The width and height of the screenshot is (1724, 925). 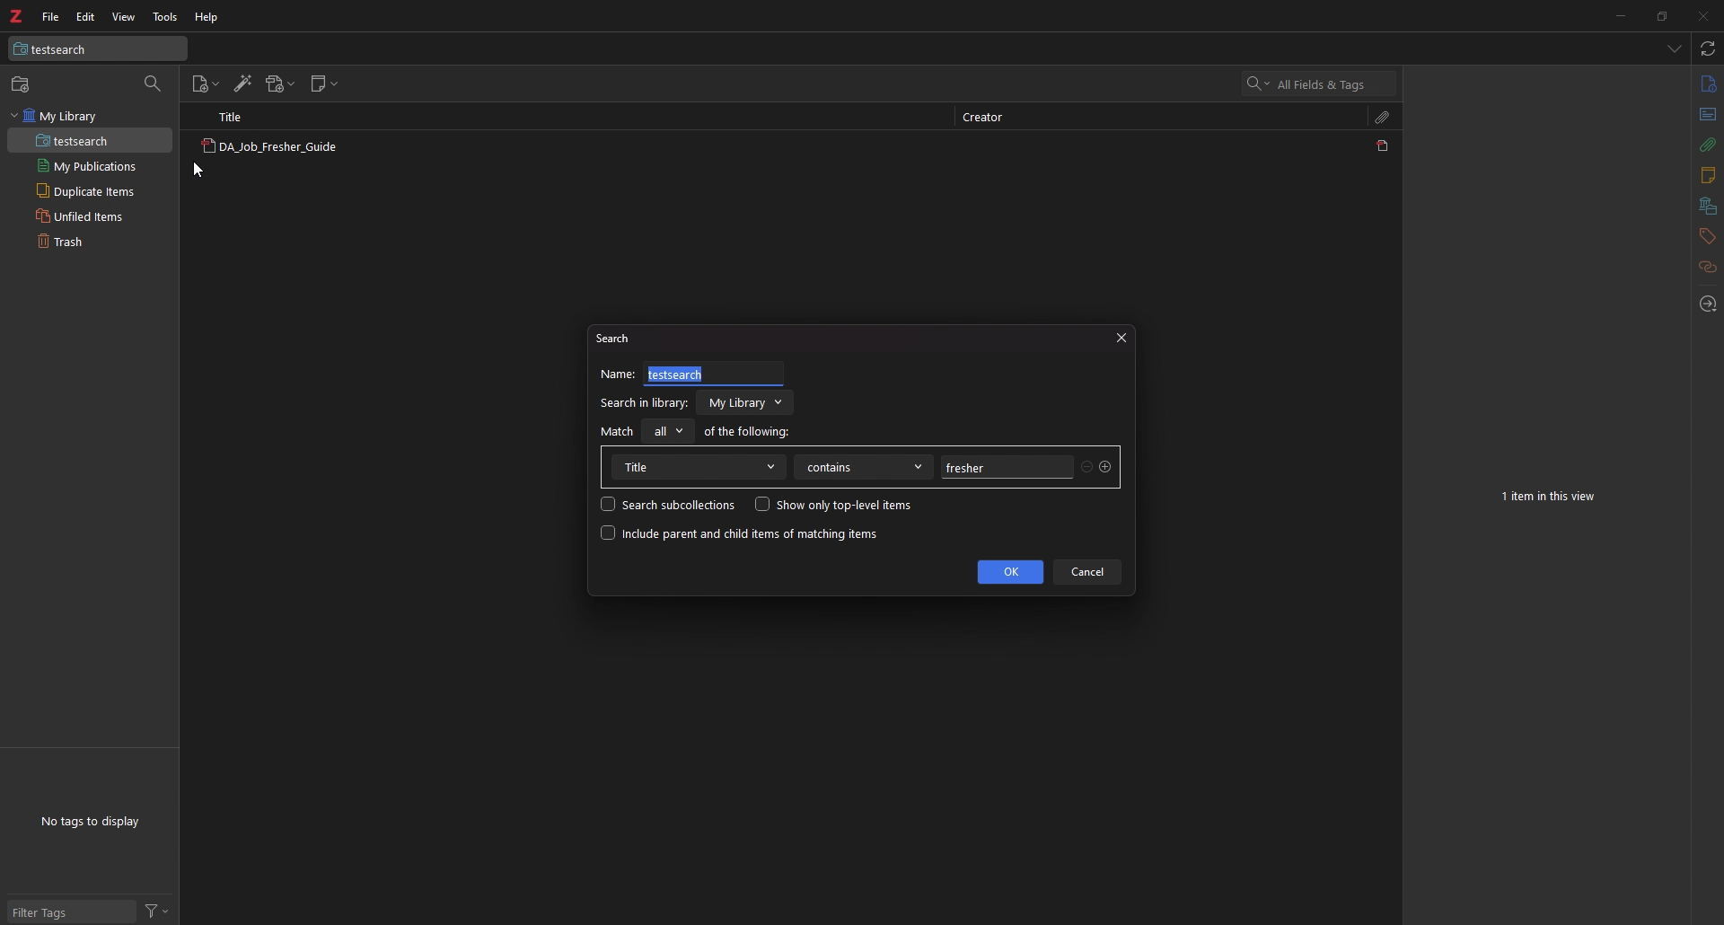 What do you see at coordinates (268, 148) in the screenshot?
I see `DA_Job_Fresher_Guide` at bounding box center [268, 148].